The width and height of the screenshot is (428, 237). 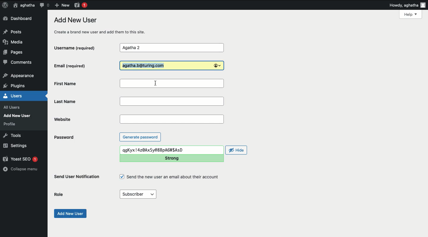 I want to click on Howdy, aghatha, so click(x=407, y=5).